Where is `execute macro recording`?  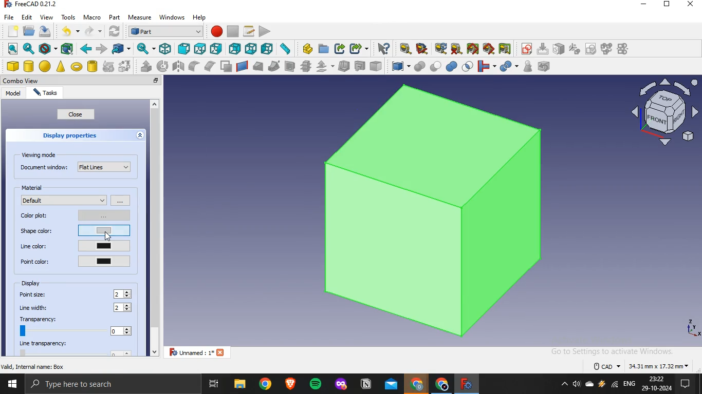
execute macro recording is located at coordinates (265, 31).